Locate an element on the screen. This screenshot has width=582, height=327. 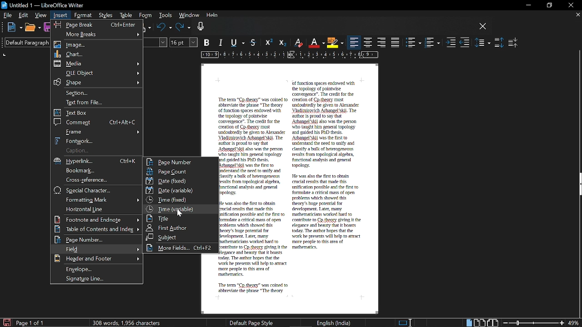
Shape is located at coordinates (96, 82).